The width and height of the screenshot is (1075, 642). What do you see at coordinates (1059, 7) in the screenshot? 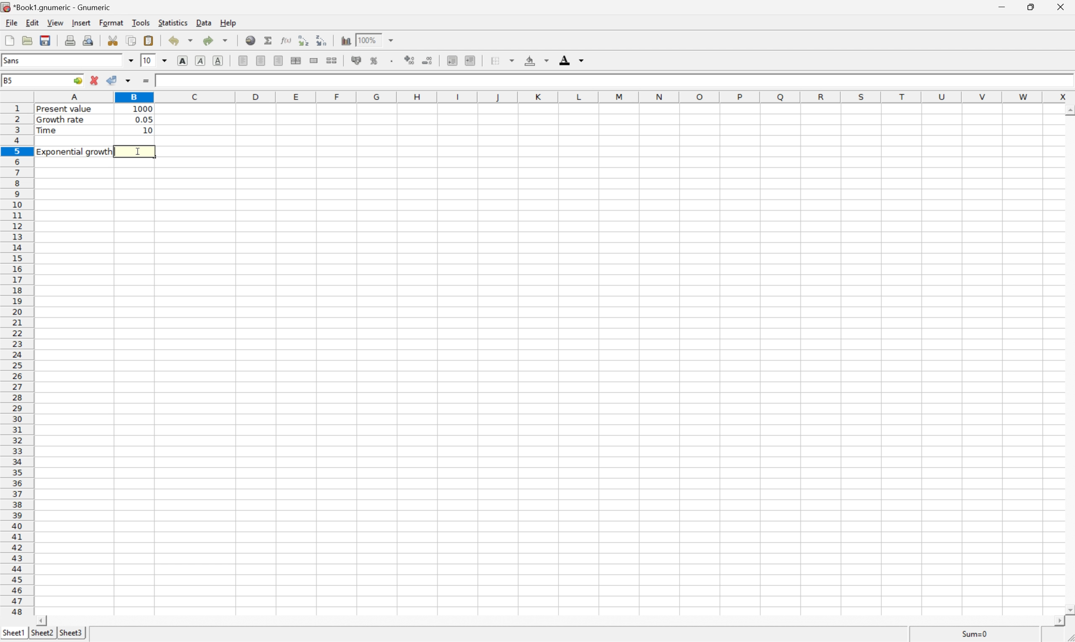
I see `Close` at bounding box center [1059, 7].